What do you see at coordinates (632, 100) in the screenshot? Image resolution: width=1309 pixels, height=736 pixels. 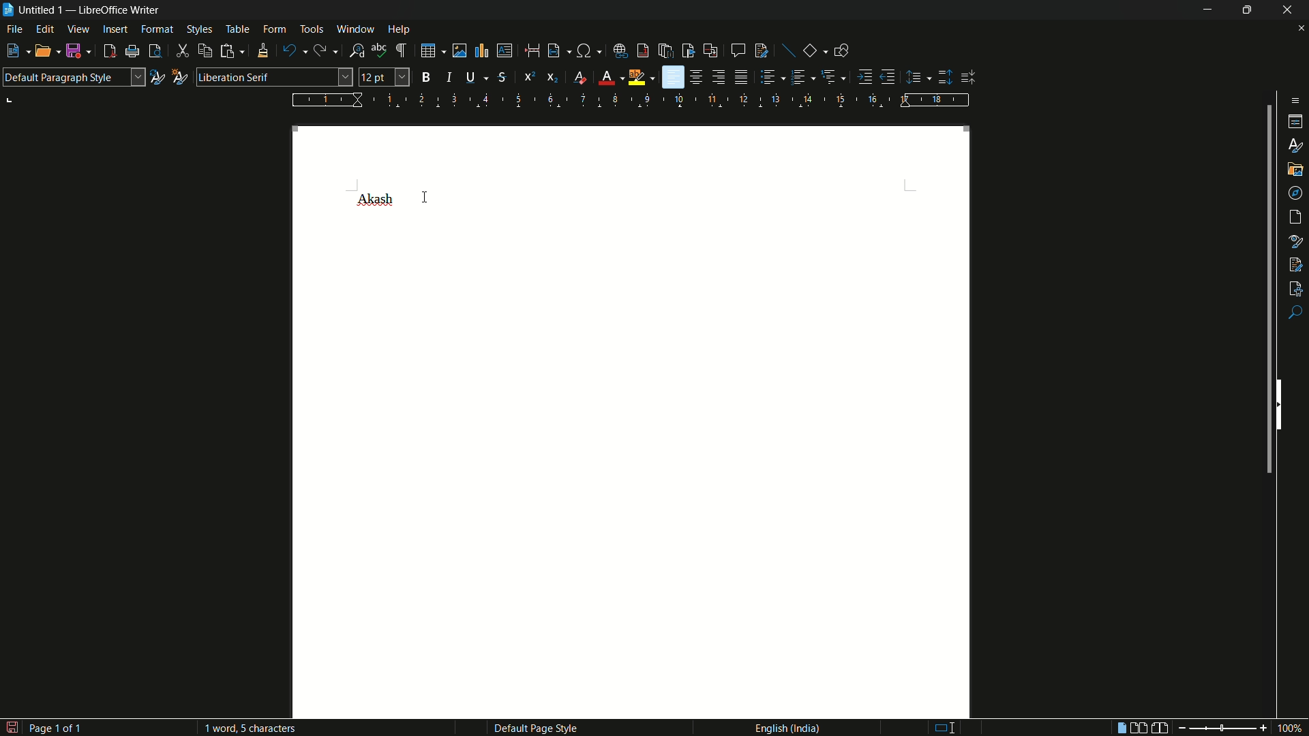 I see `width measure scale` at bounding box center [632, 100].